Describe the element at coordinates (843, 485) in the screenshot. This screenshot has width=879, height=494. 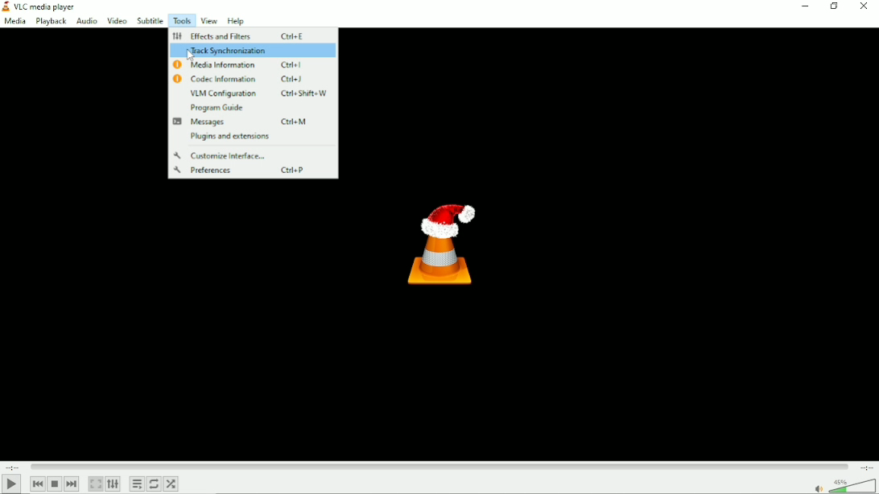
I see `Volume` at that location.